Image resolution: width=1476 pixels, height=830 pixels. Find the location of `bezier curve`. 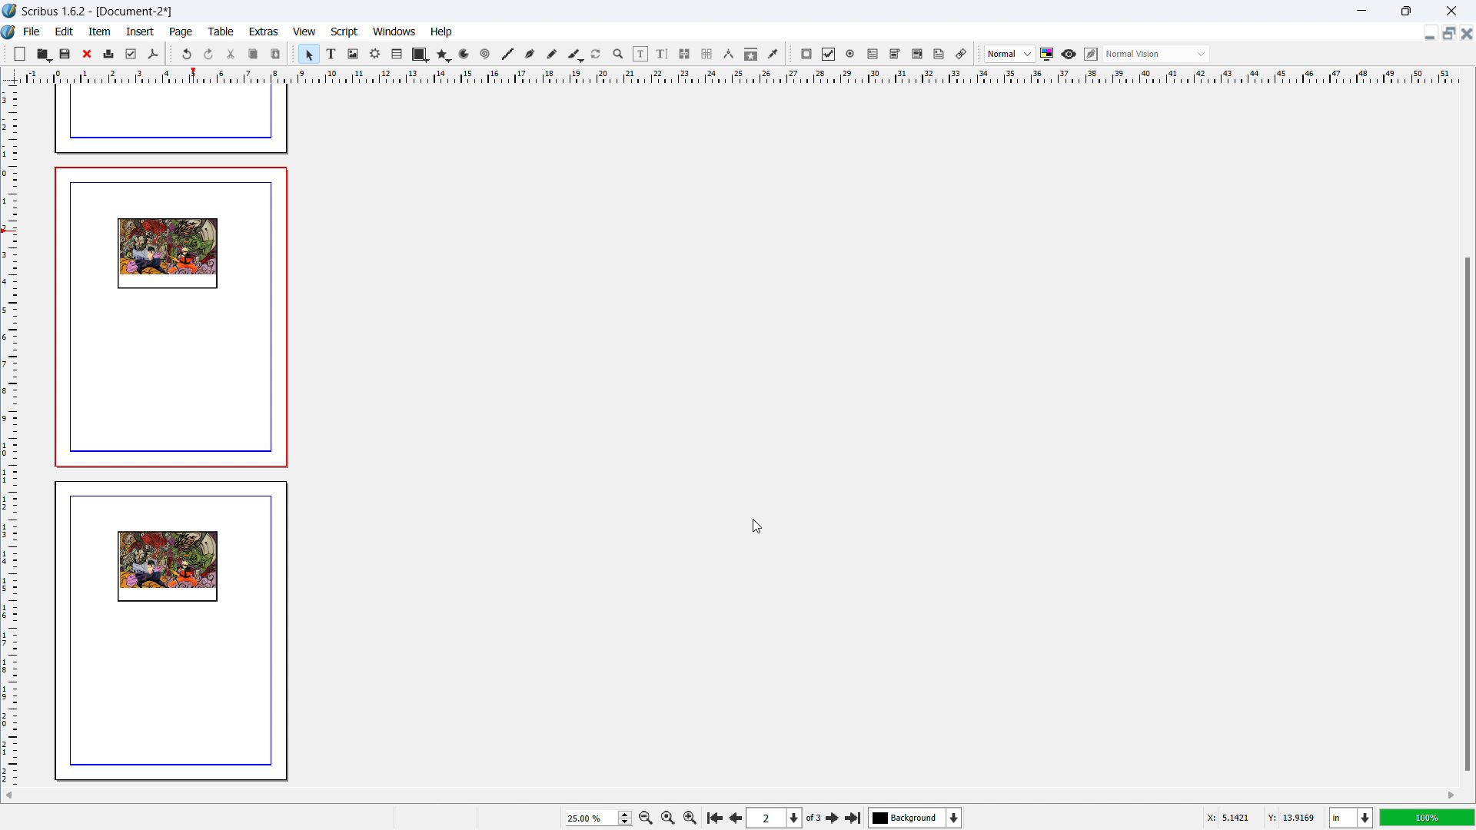

bezier curve is located at coordinates (530, 55).